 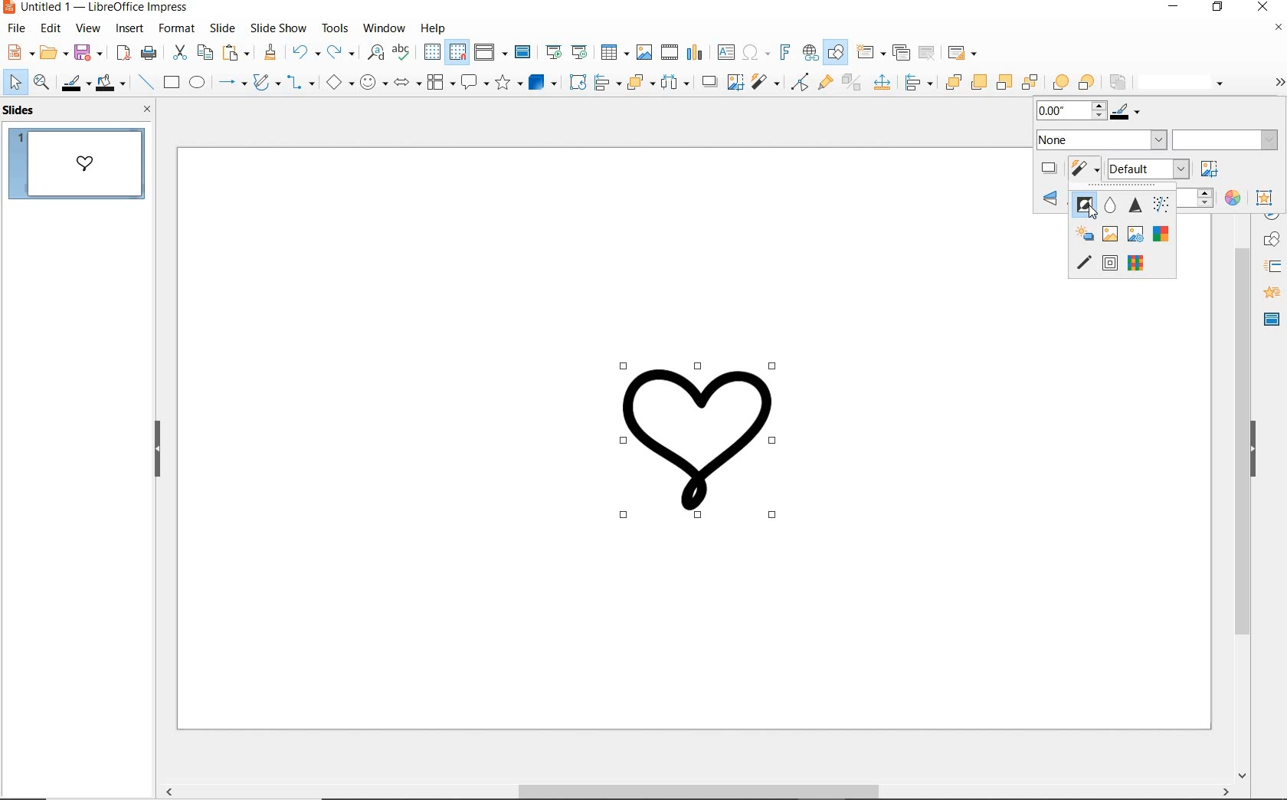 What do you see at coordinates (74, 83) in the screenshot?
I see `line color` at bounding box center [74, 83].